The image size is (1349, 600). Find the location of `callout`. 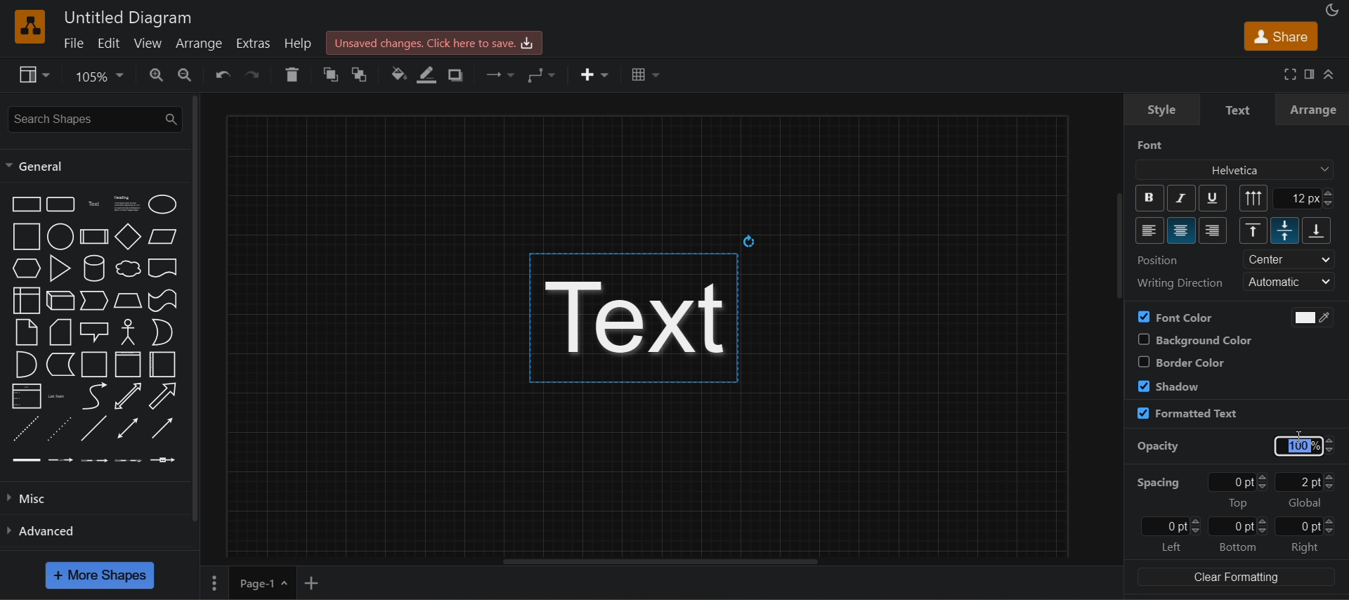

callout is located at coordinates (95, 332).